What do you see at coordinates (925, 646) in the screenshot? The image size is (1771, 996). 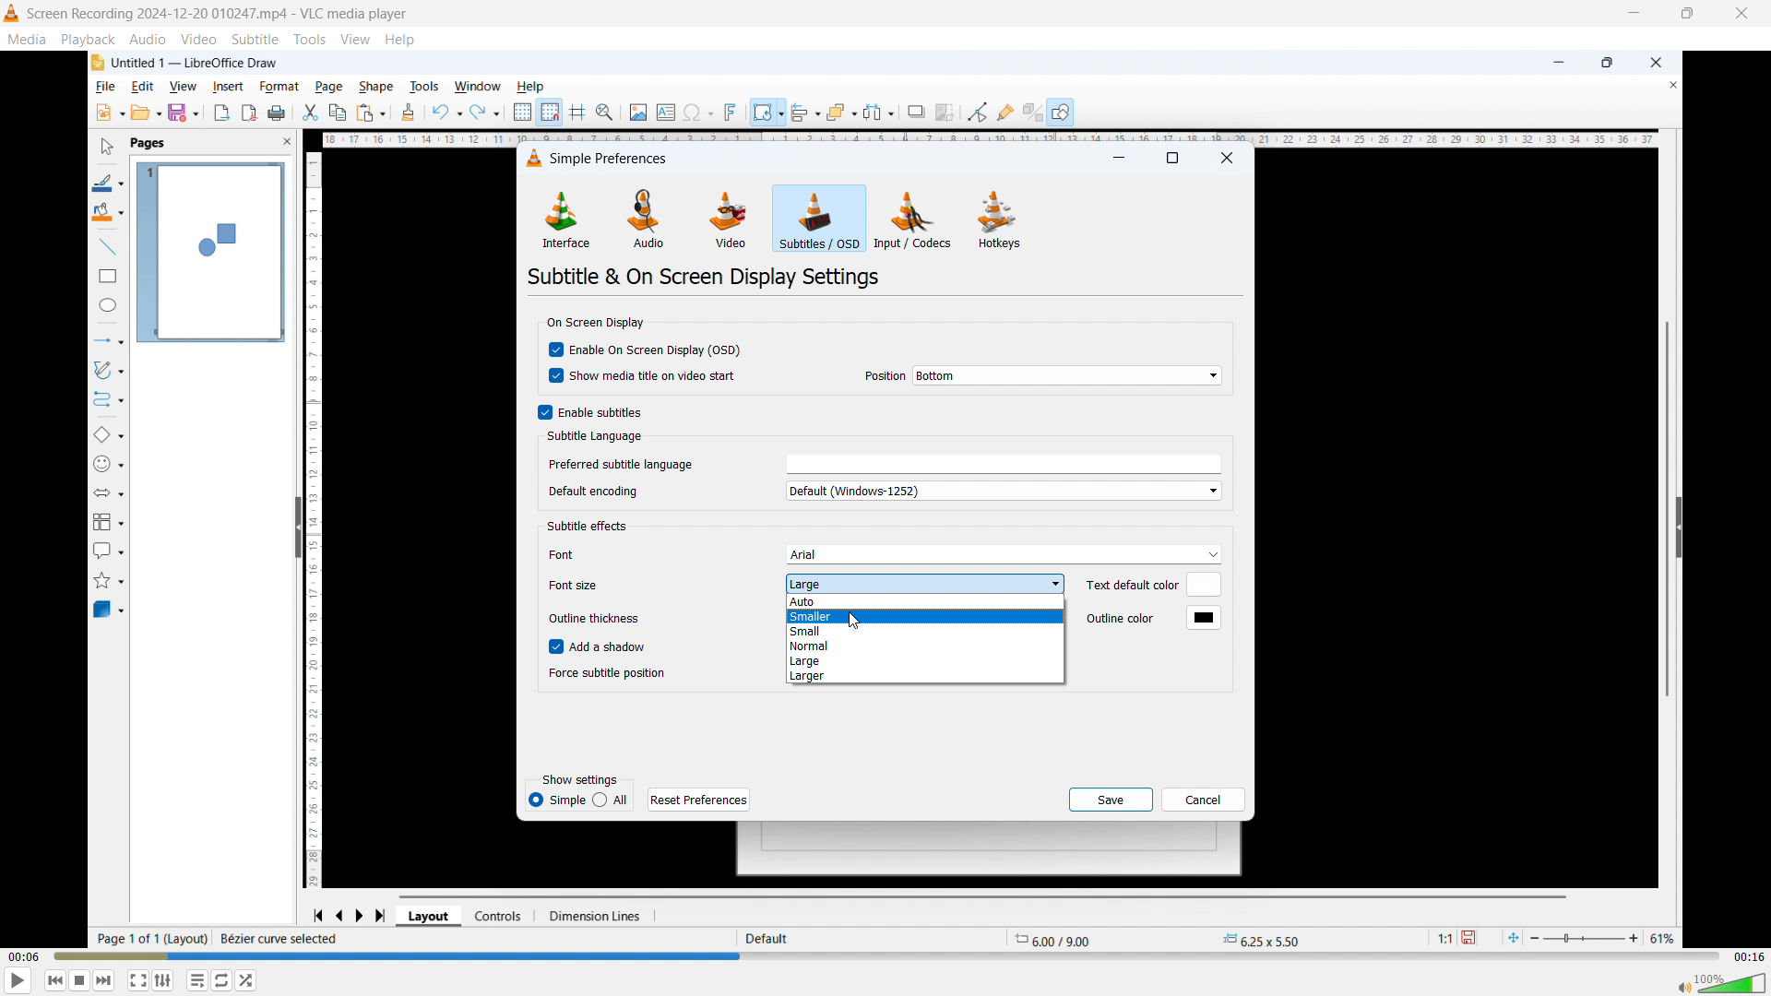 I see `Normal ` at bounding box center [925, 646].